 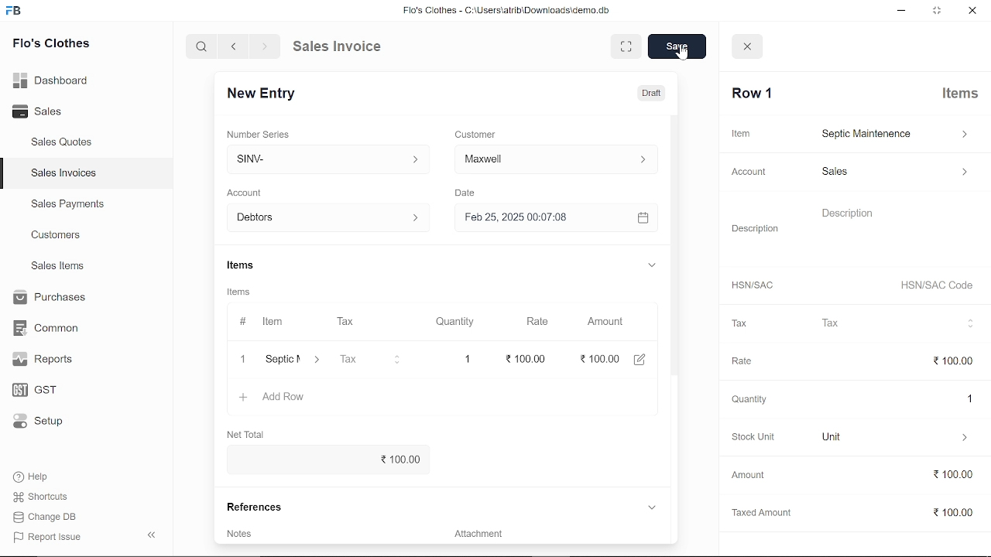 What do you see at coordinates (52, 83) in the screenshot?
I see `Dashboard` at bounding box center [52, 83].